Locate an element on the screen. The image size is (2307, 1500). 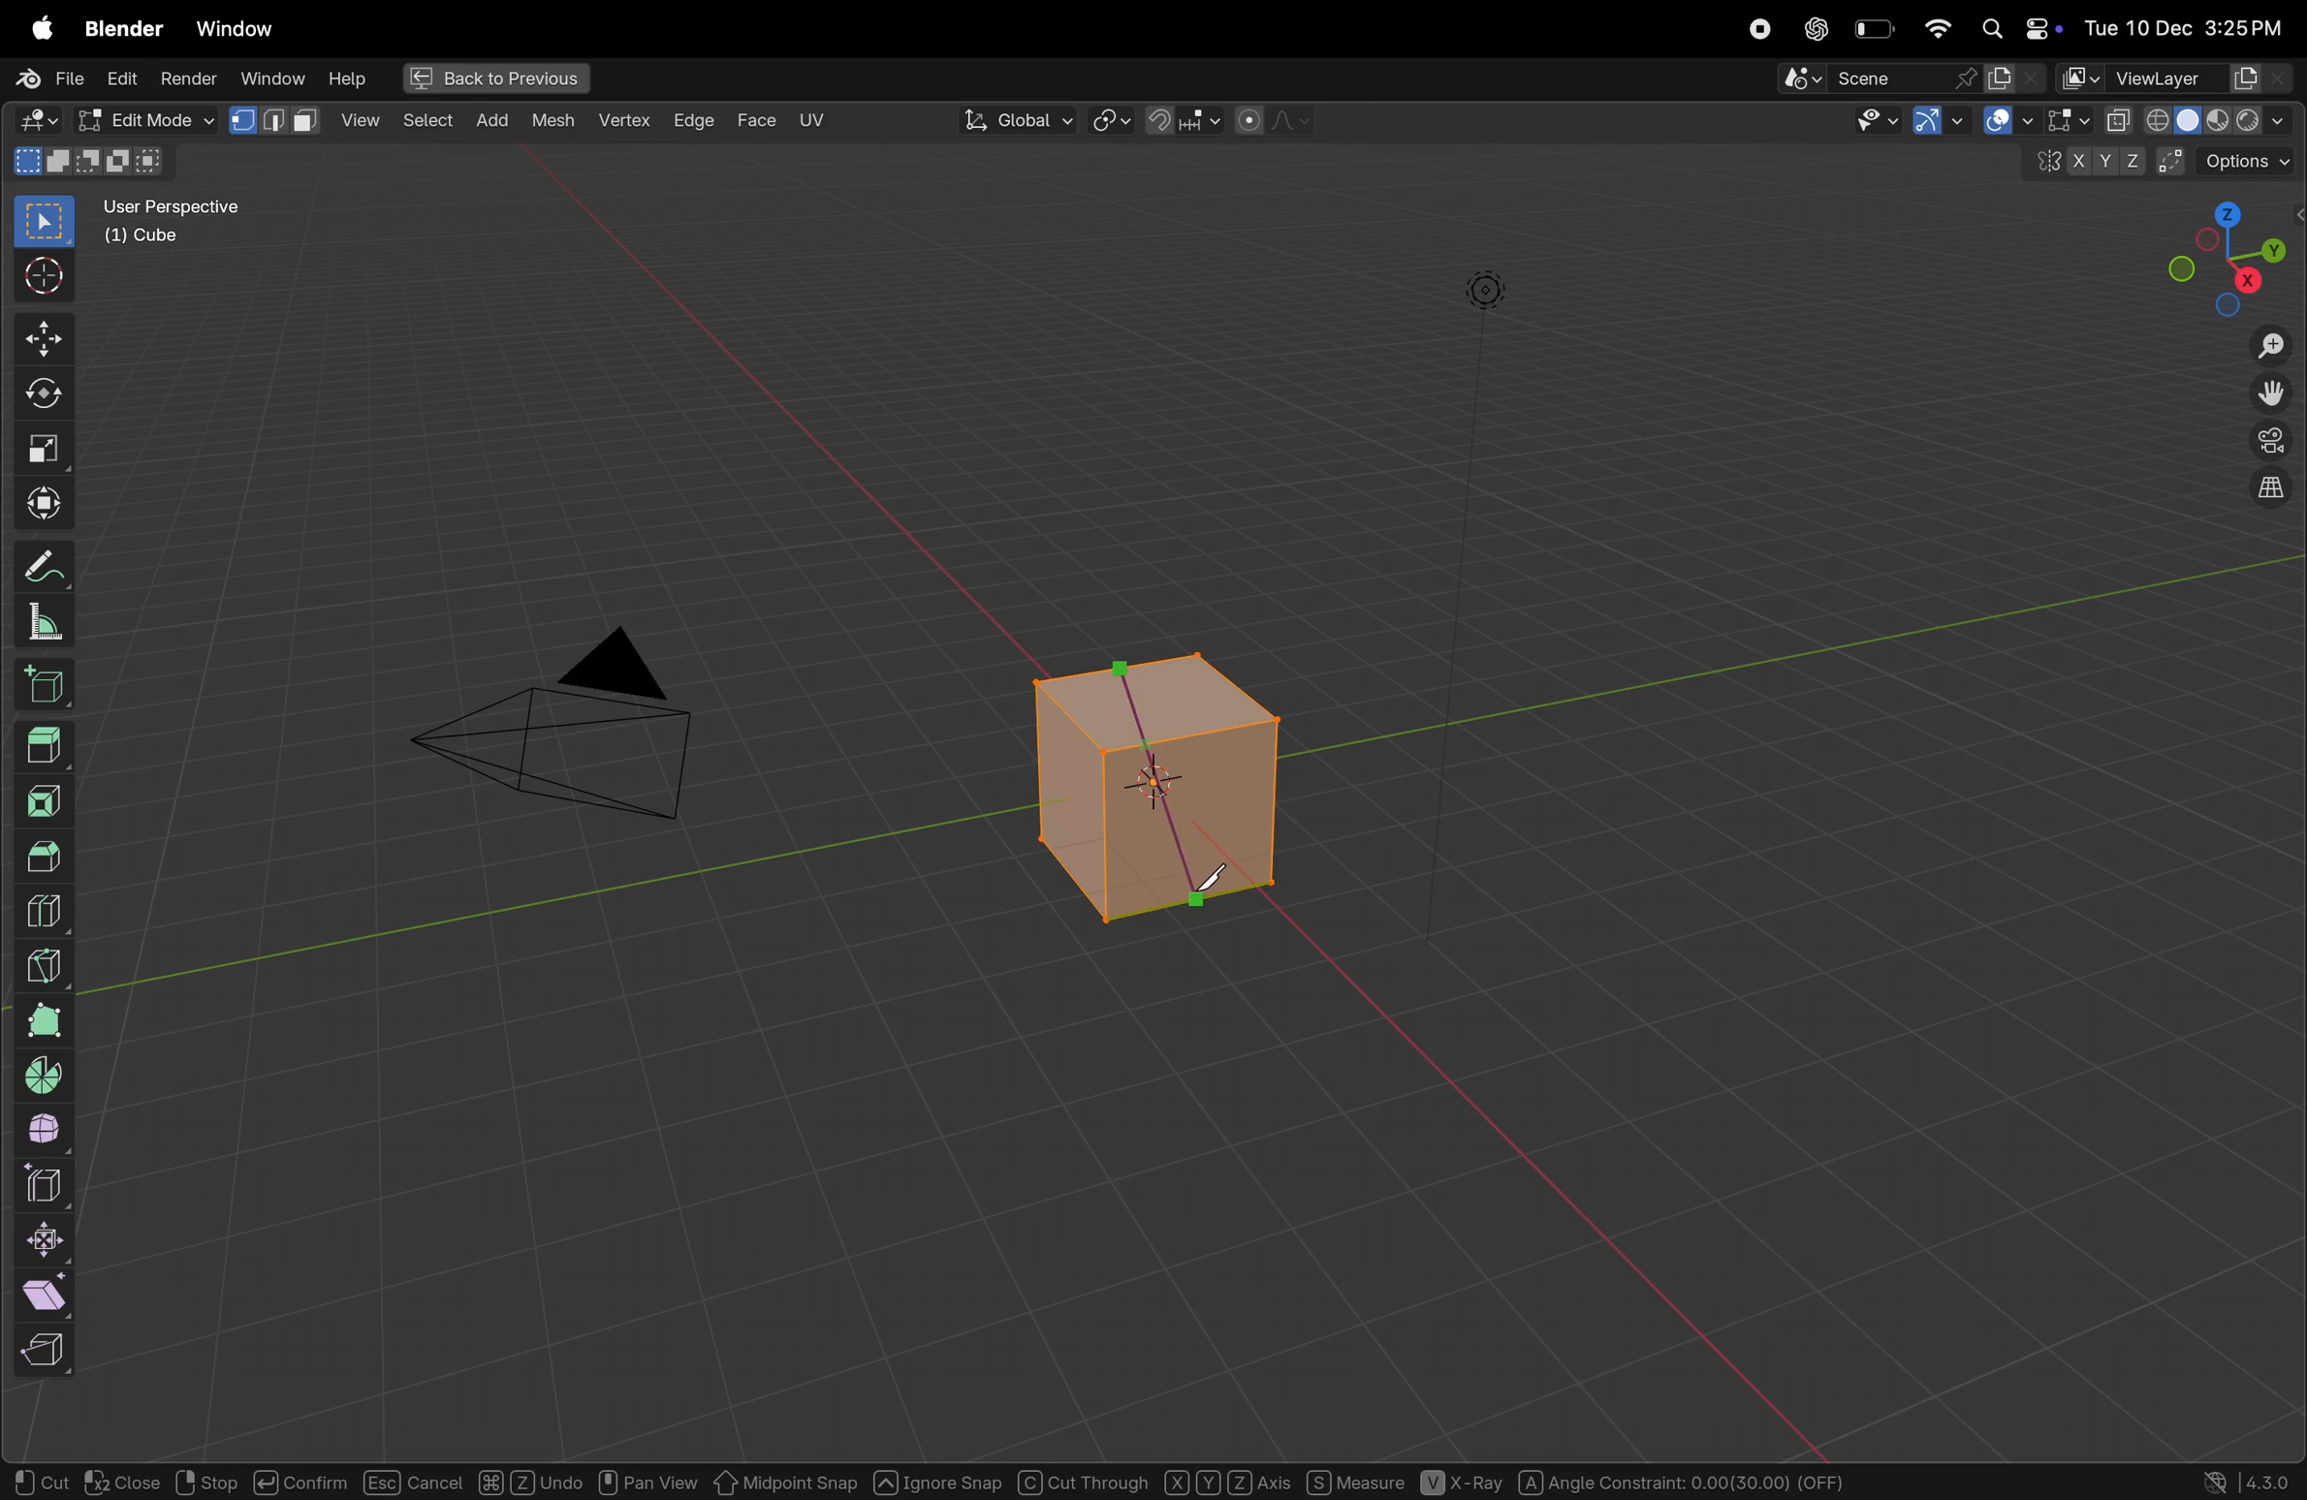
object mode is located at coordinates (142, 118).